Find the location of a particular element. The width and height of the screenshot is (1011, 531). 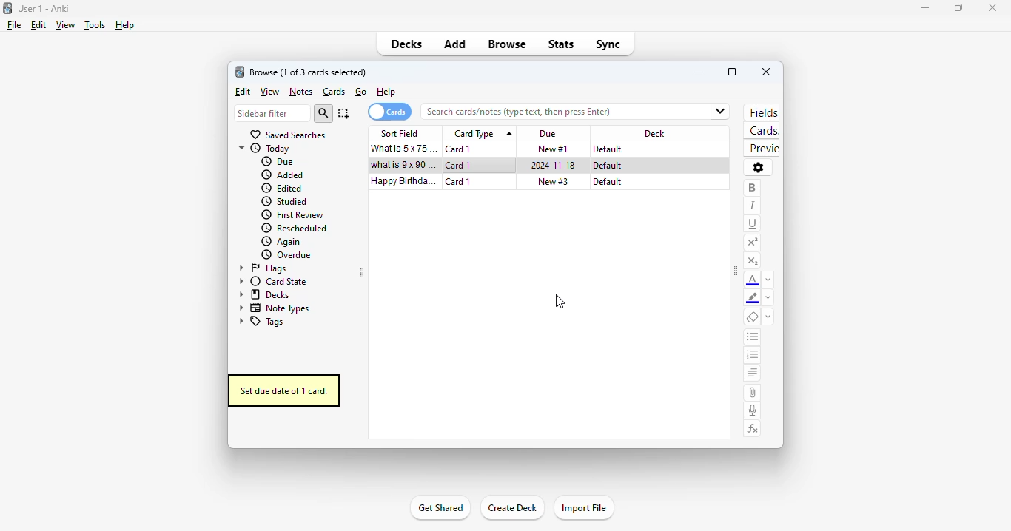

added is located at coordinates (283, 175).